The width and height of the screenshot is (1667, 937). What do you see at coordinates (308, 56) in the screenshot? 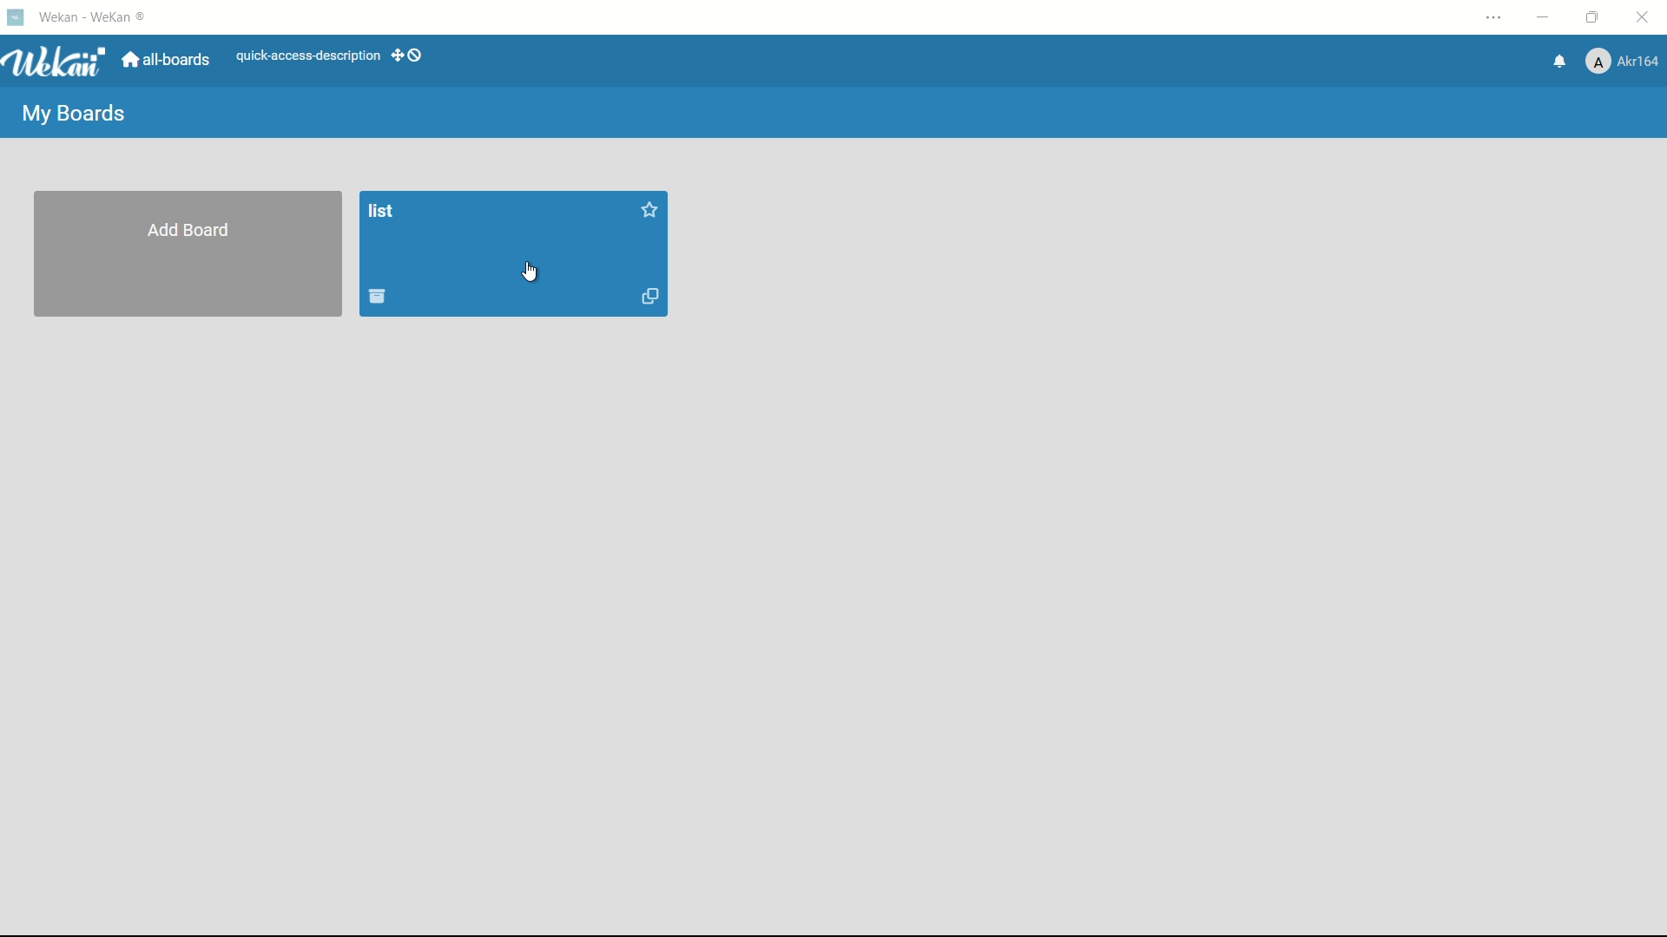
I see `quick-access-description` at bounding box center [308, 56].